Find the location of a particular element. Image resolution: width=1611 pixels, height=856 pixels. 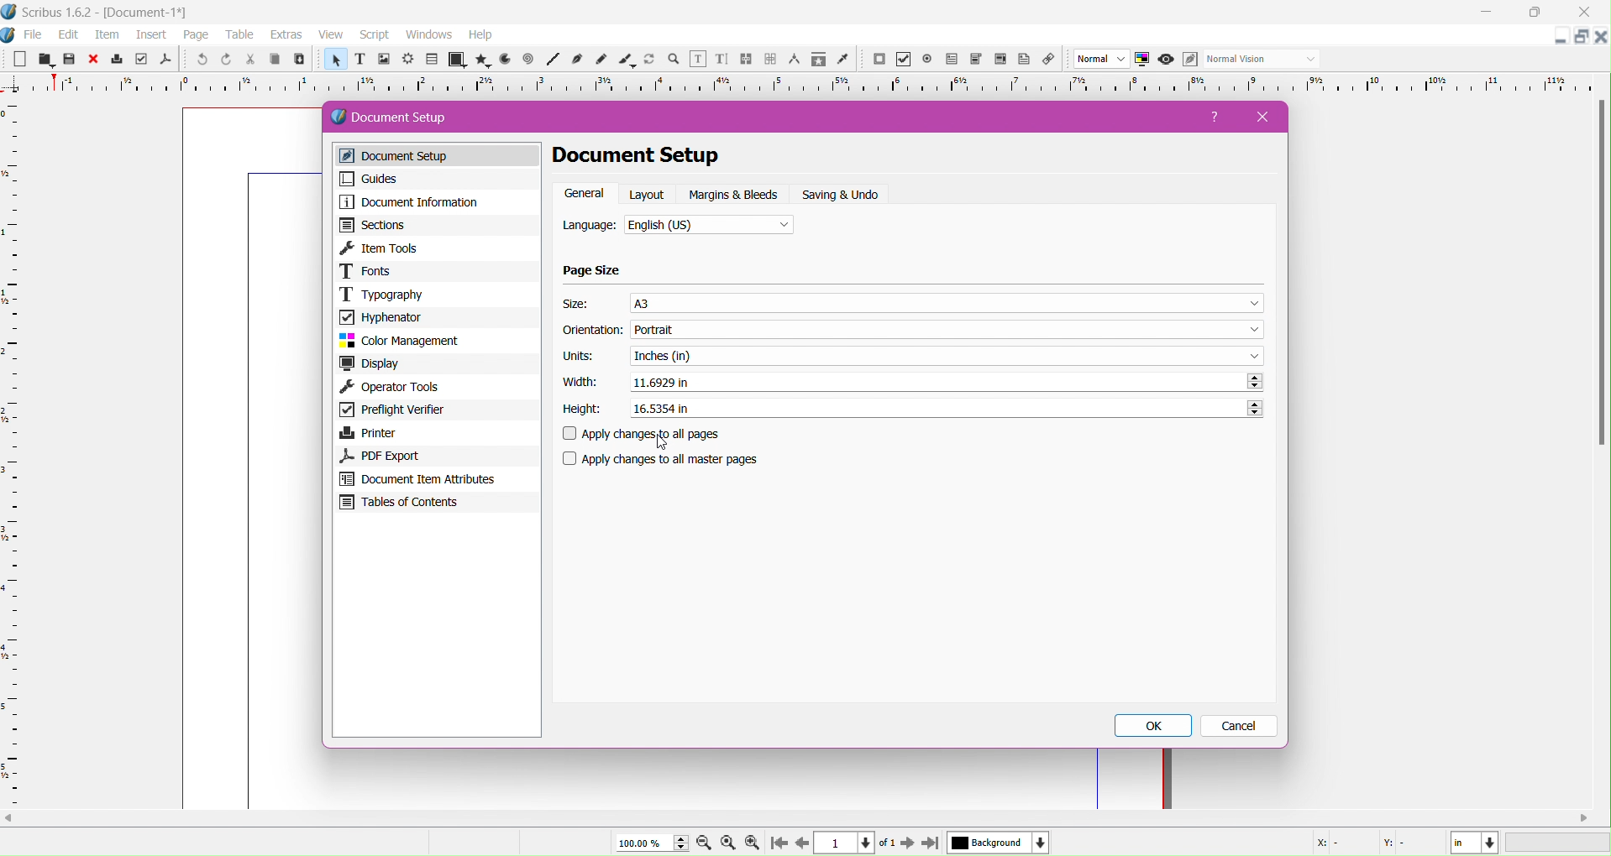

open is located at coordinates (43, 60).